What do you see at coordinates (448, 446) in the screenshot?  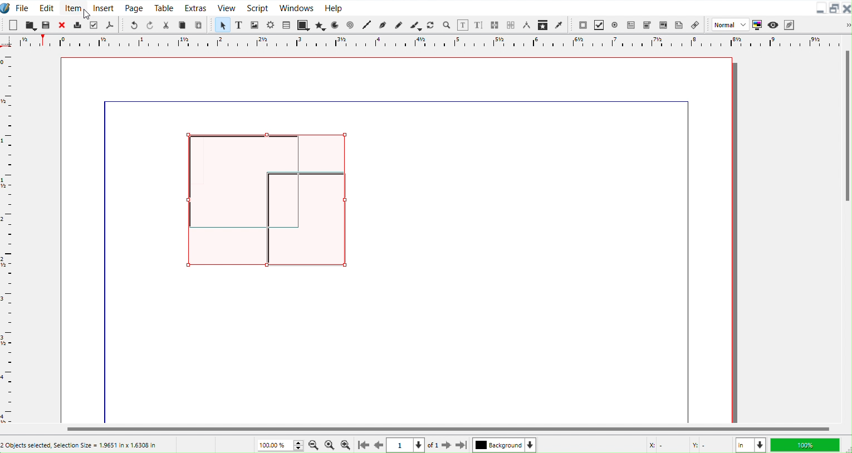 I see `Go to next page` at bounding box center [448, 446].